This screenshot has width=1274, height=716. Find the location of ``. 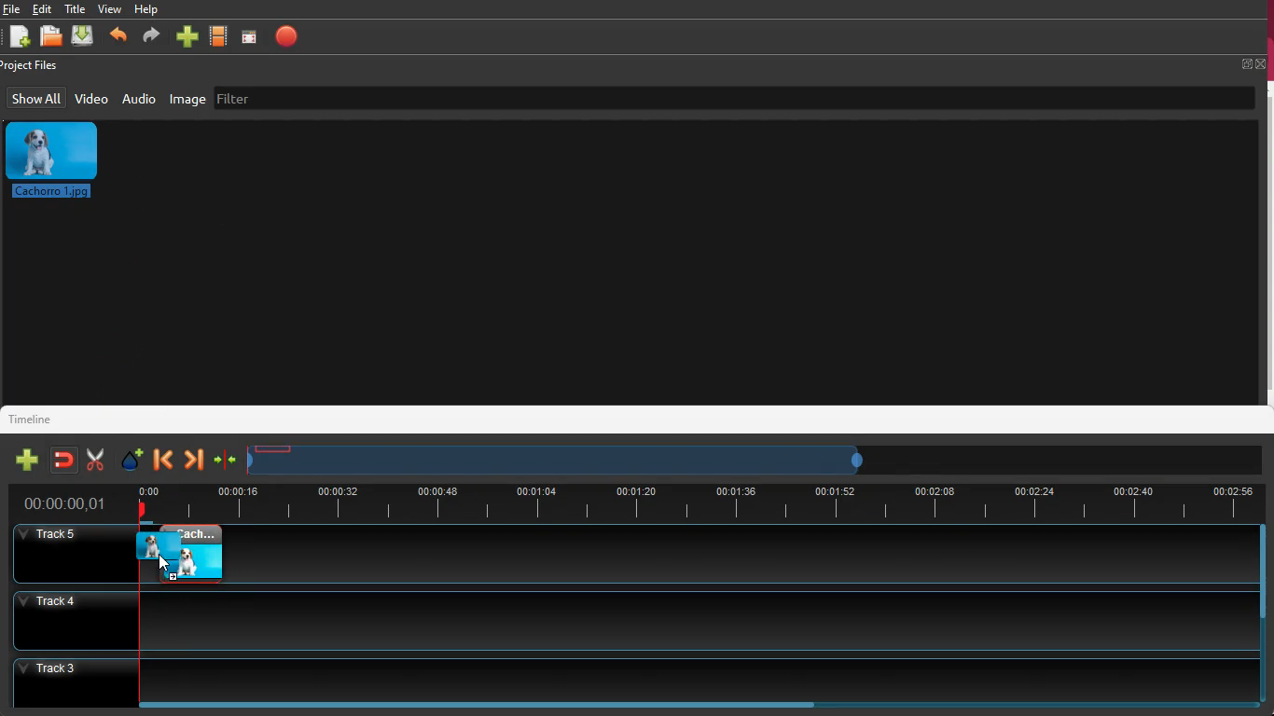

 is located at coordinates (66, 504).